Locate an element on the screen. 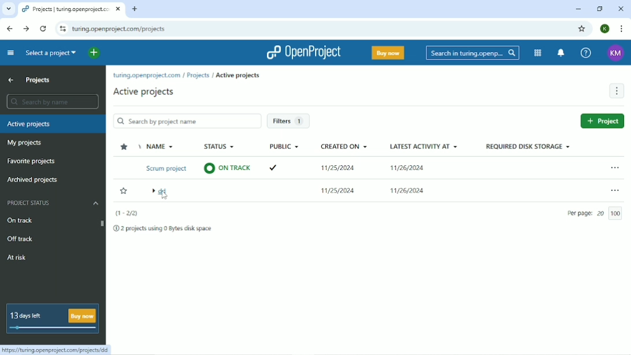 This screenshot has width=631, height=355. Search in turing.openprojects.com is located at coordinates (473, 53).